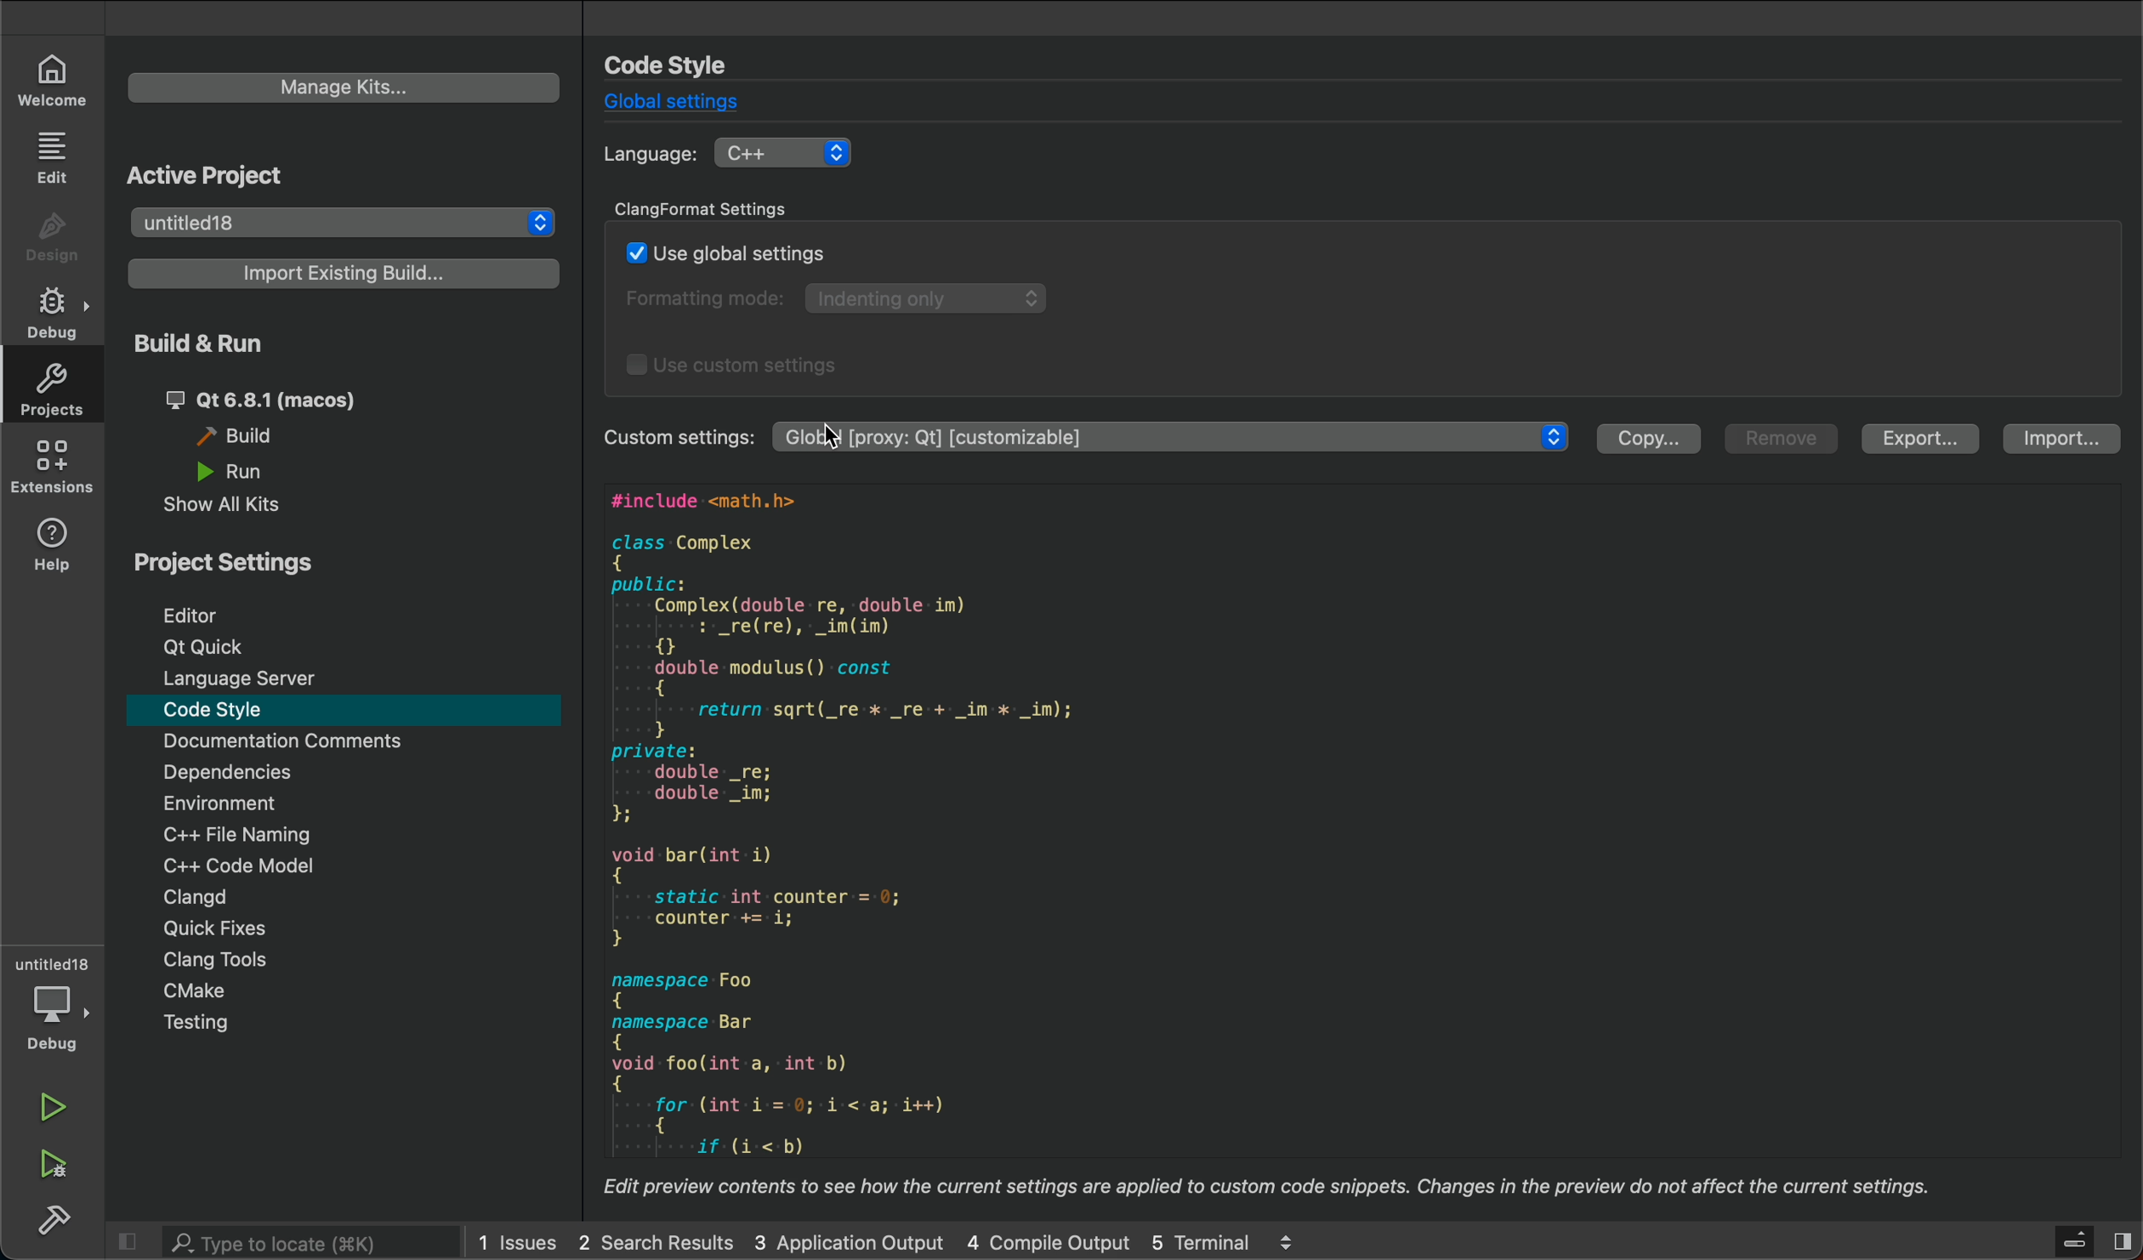  Describe the element at coordinates (1274, 1186) in the screenshot. I see `Edit preview contents to see how the current settings are applied to custom code snippets. Changes in the preview do not affect the current settings.` at that location.